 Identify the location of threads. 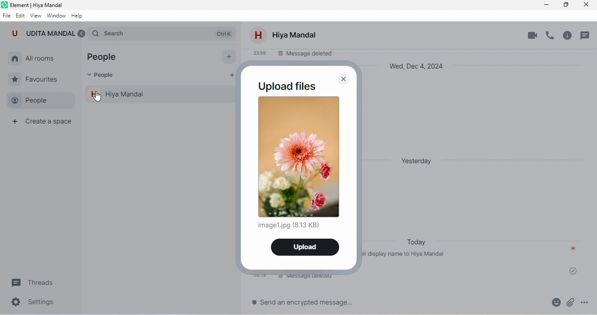
(37, 282).